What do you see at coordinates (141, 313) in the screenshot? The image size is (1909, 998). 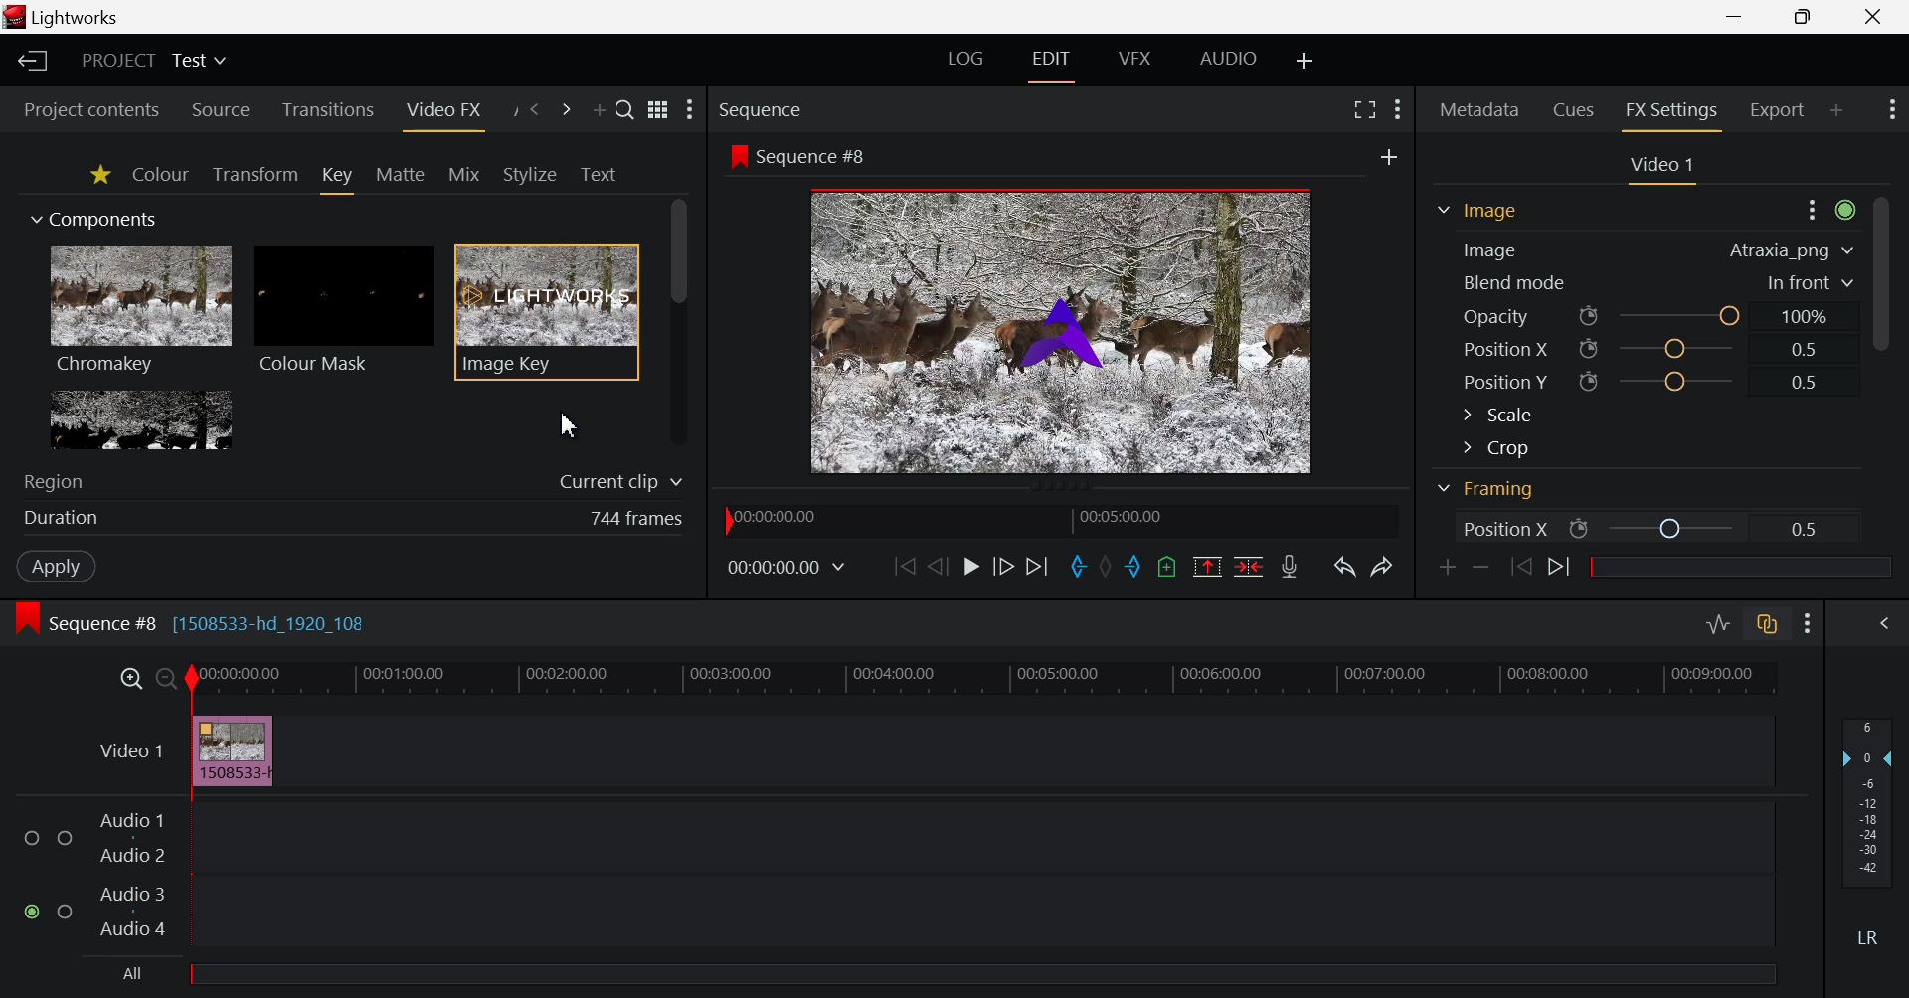 I see `Chromakey` at bounding box center [141, 313].